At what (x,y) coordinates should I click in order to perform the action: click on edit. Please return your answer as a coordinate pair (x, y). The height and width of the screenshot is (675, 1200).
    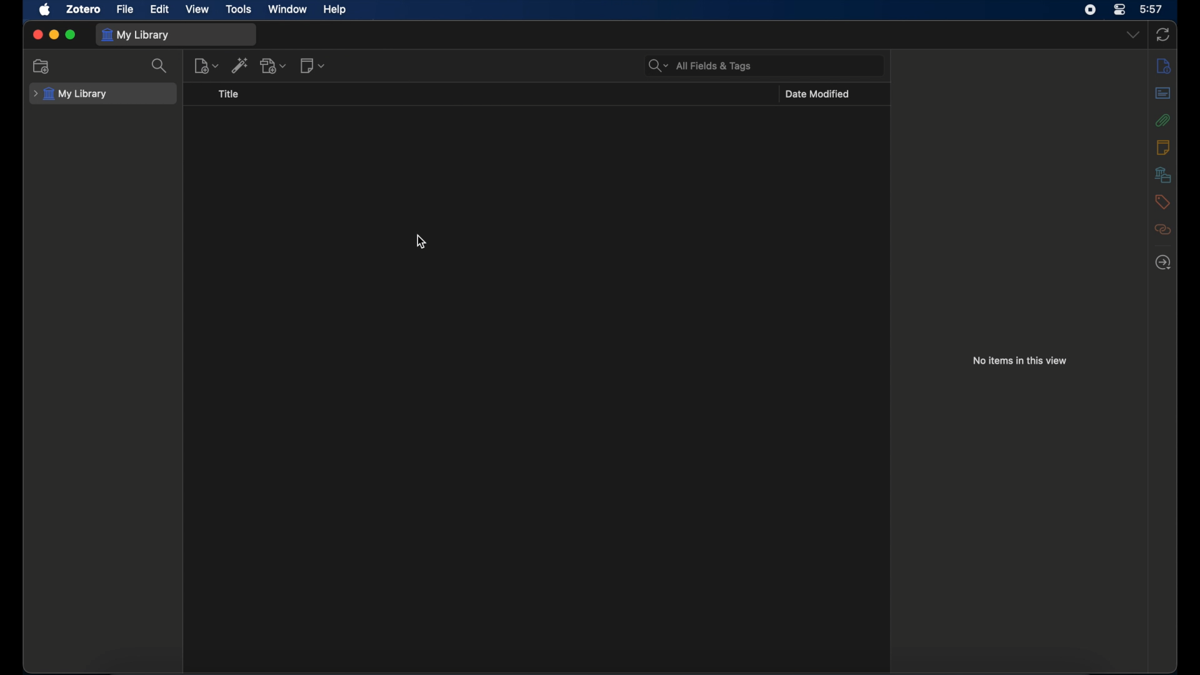
    Looking at the image, I should click on (159, 9).